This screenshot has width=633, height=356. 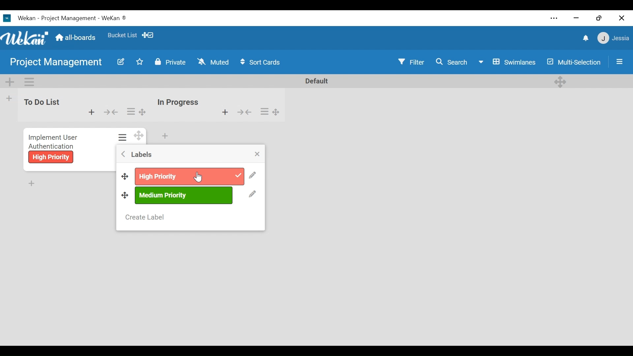 What do you see at coordinates (197, 177) in the screenshot?
I see `cursor` at bounding box center [197, 177].